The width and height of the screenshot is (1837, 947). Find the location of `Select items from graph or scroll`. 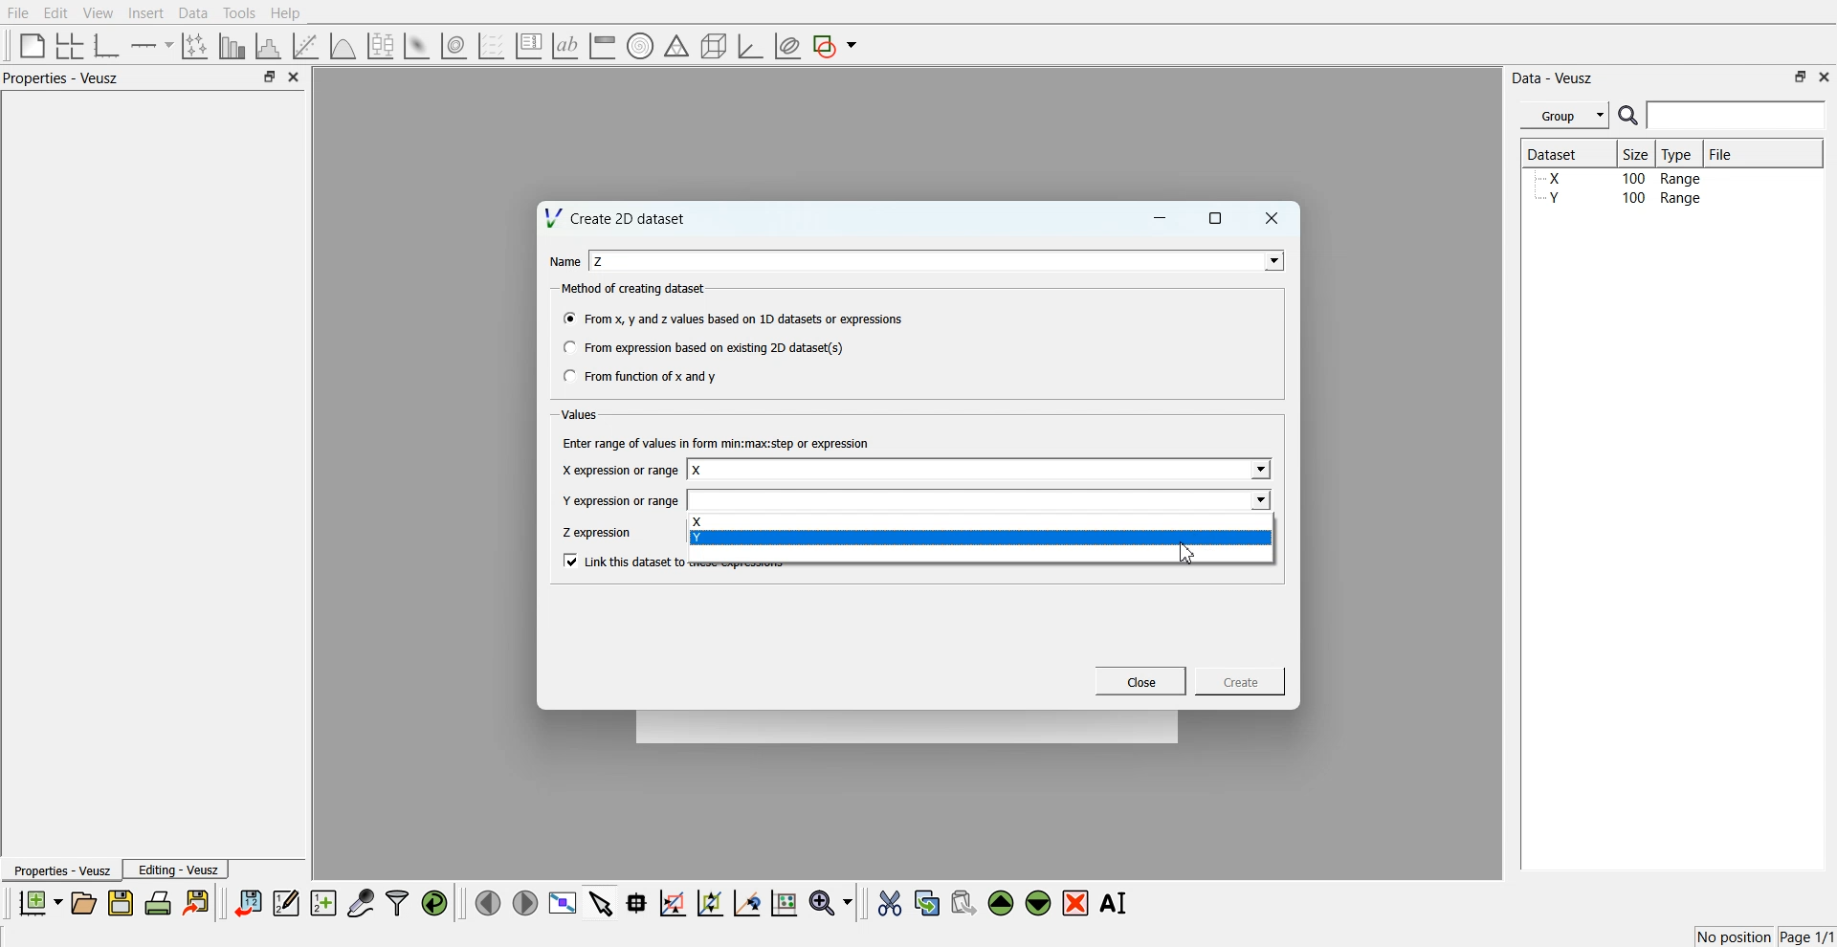

Select items from graph or scroll is located at coordinates (602, 901).